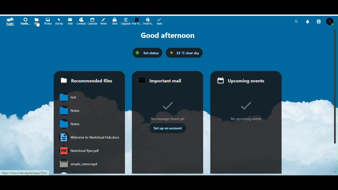 The height and width of the screenshot is (190, 338). Describe the element at coordinates (104, 21) in the screenshot. I see `Notes ` at that location.